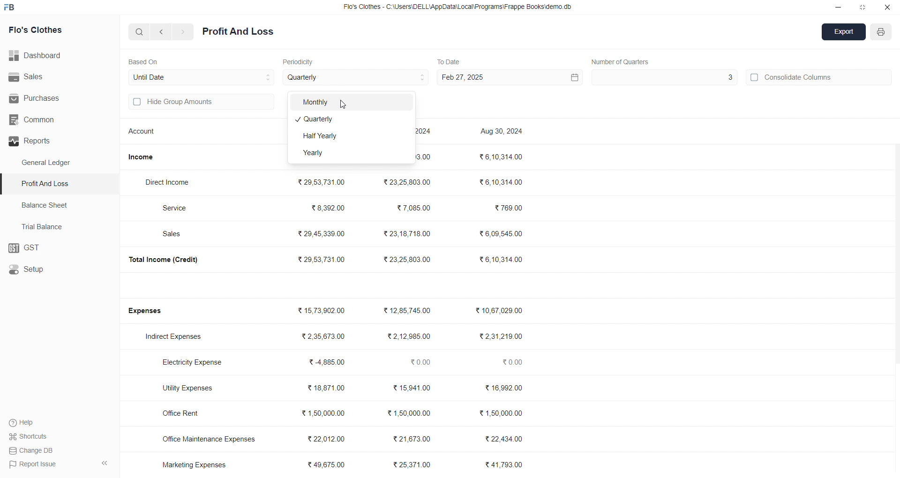 The image size is (900, 478). Describe the element at coordinates (506, 465) in the screenshot. I see `₹41,793.00` at that location.